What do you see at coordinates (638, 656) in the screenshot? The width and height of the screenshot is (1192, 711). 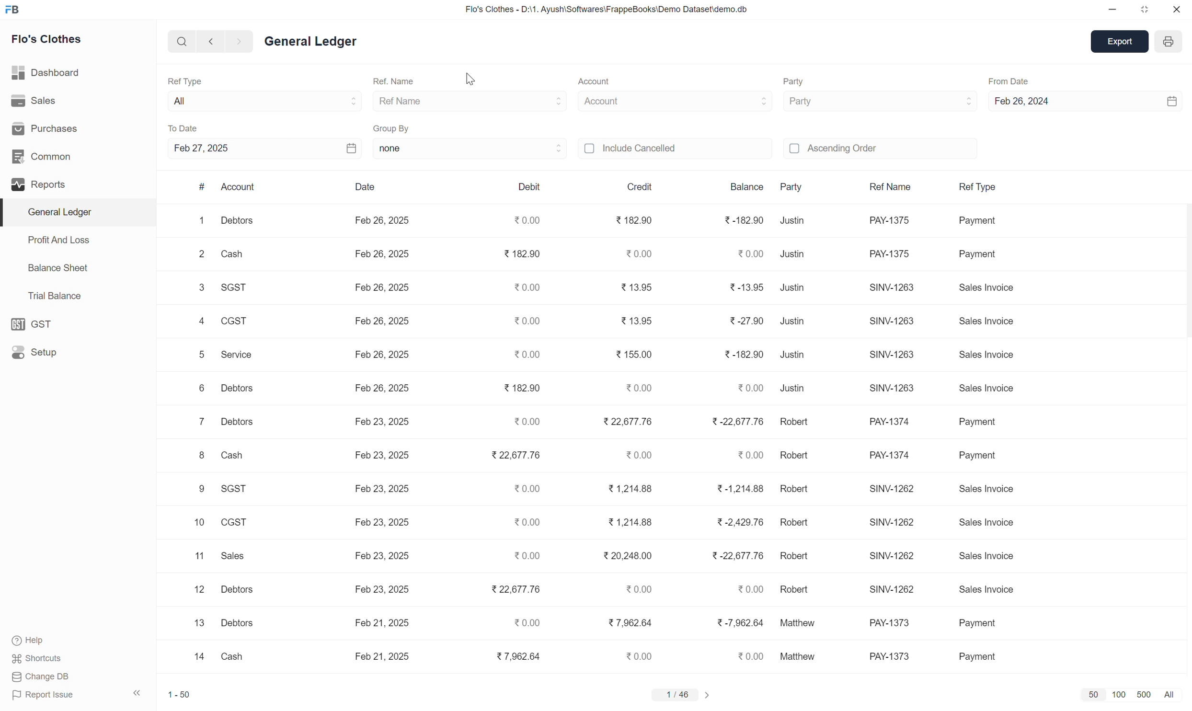 I see `0.00` at bounding box center [638, 656].